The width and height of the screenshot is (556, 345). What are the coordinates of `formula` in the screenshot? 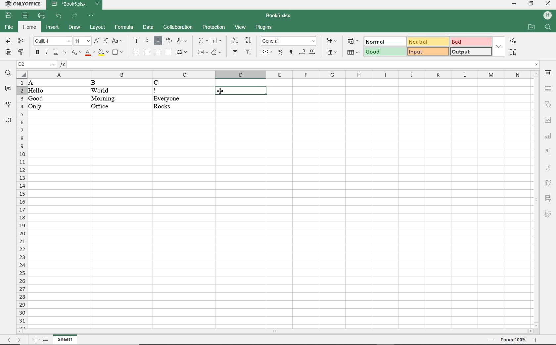 It's located at (124, 28).